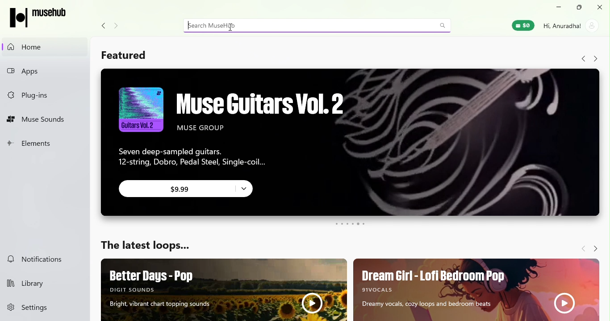 This screenshot has height=321, width=610. What do you see at coordinates (595, 59) in the screenshot?
I see `Navigate forward` at bounding box center [595, 59].